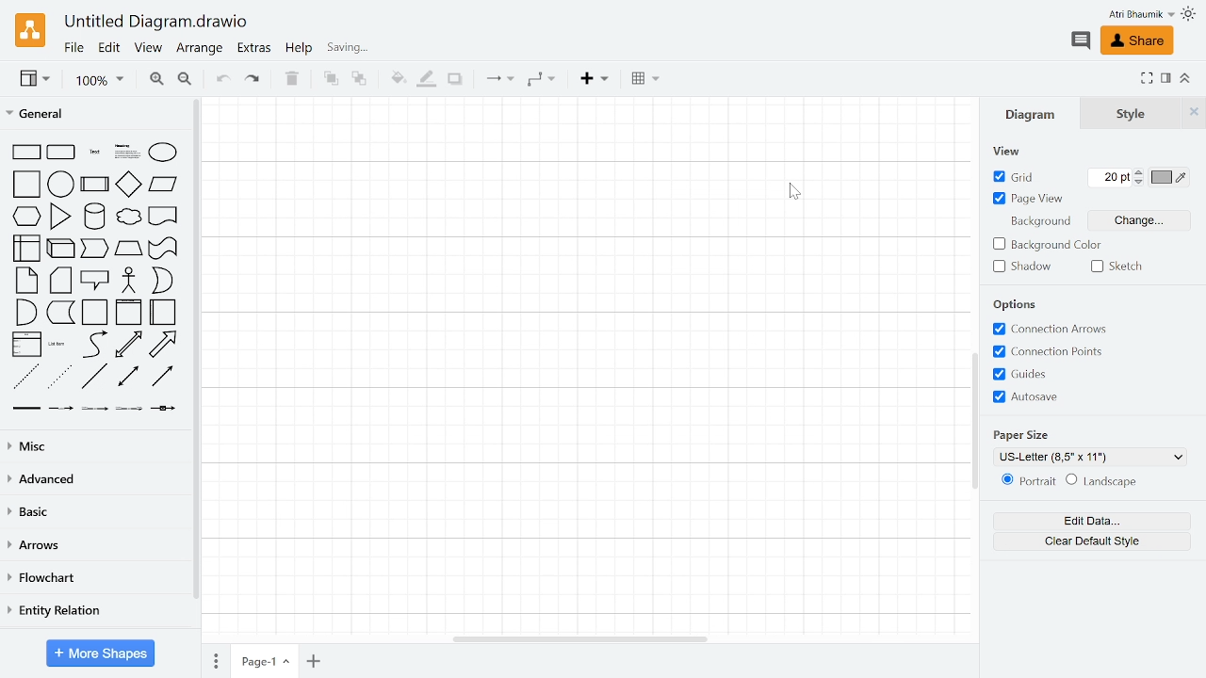 This screenshot has width=1206, height=678. What do you see at coordinates (1116, 266) in the screenshot?
I see `Sketch` at bounding box center [1116, 266].